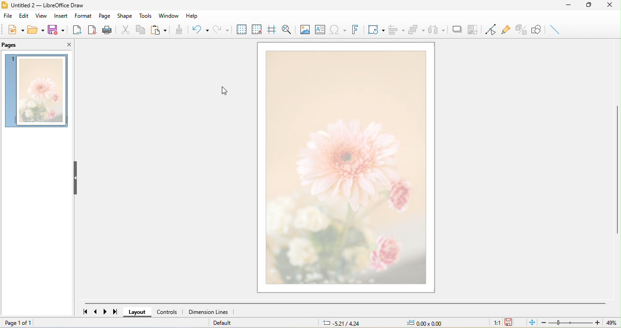  What do you see at coordinates (223, 91) in the screenshot?
I see `cursor` at bounding box center [223, 91].